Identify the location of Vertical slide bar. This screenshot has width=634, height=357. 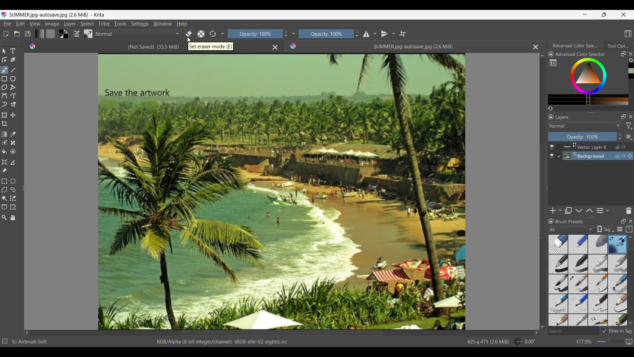
(542, 192).